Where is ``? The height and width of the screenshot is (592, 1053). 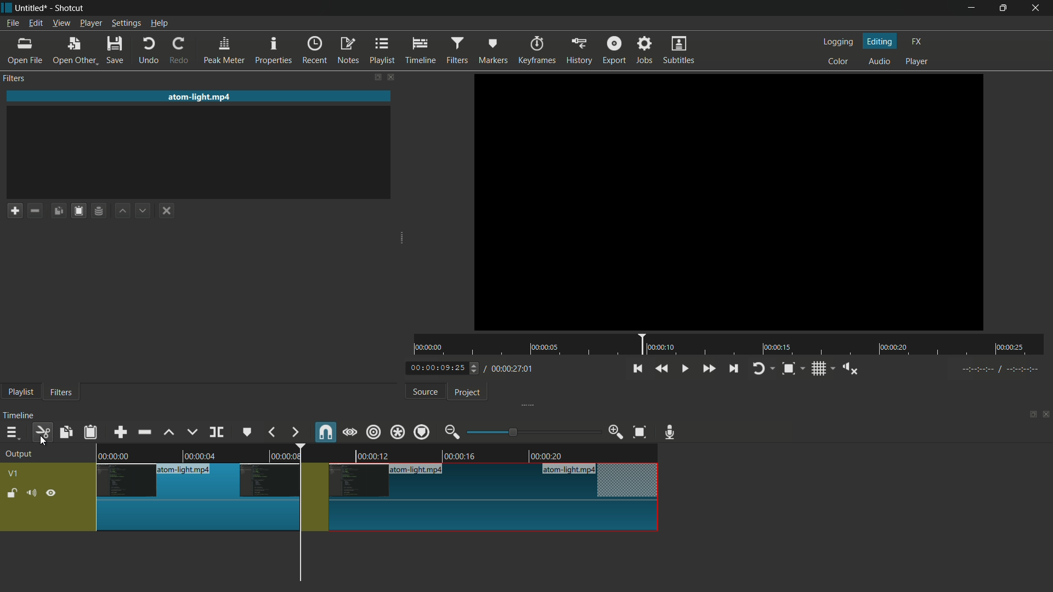  is located at coordinates (728, 203).